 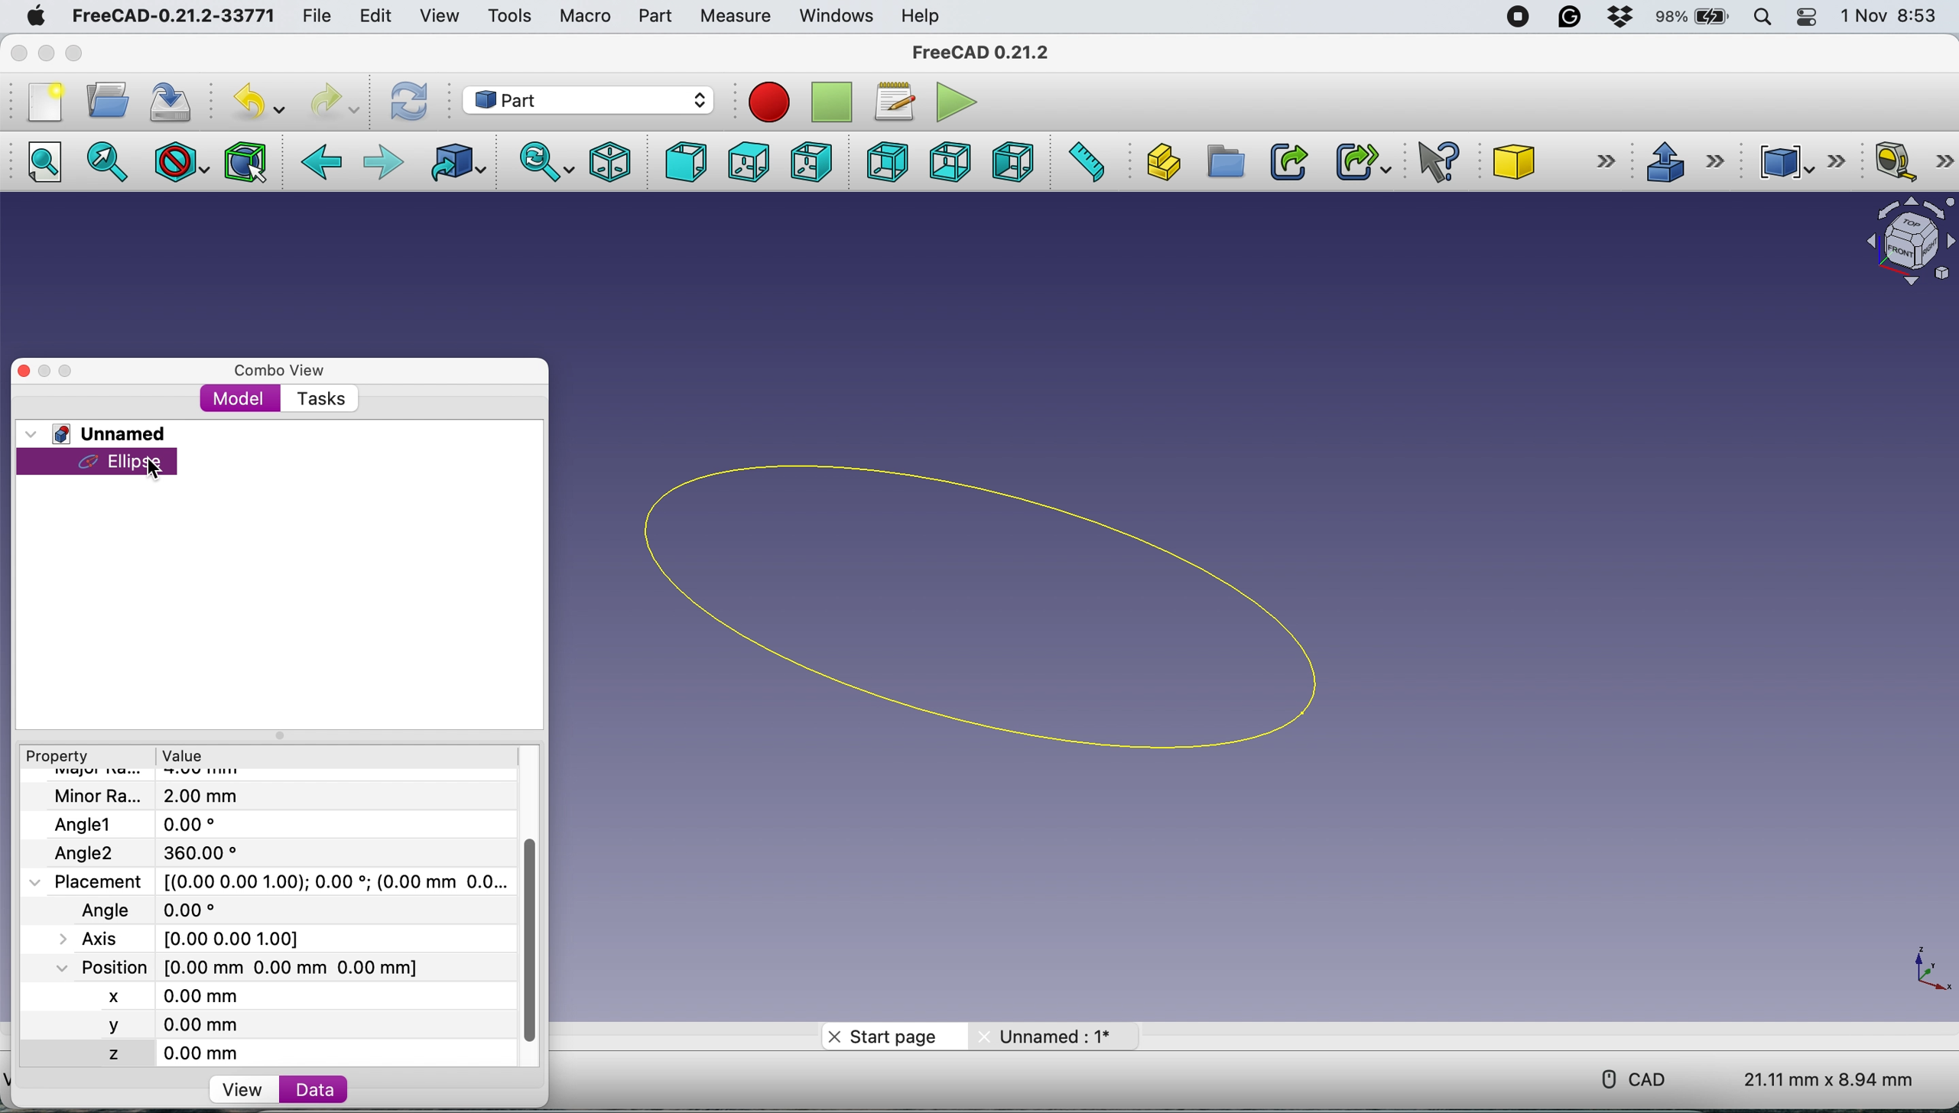 I want to click on unnamed, so click(x=103, y=433).